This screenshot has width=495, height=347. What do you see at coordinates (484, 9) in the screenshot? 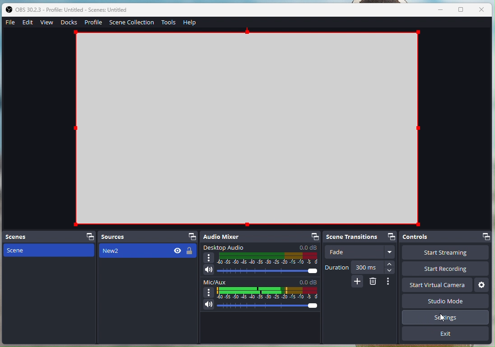
I see `close` at bounding box center [484, 9].